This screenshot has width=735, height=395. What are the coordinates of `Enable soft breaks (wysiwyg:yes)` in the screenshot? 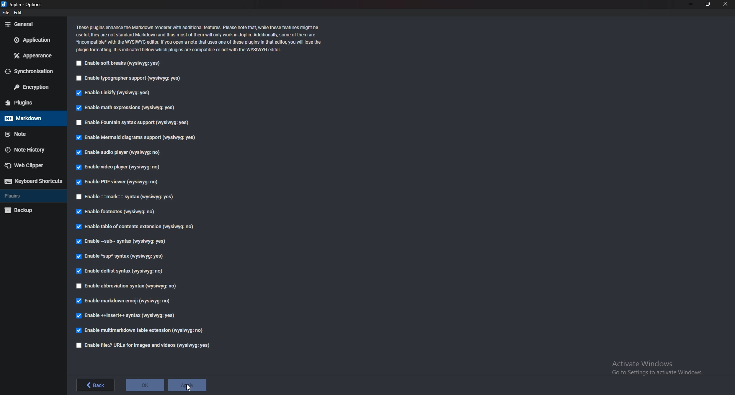 It's located at (121, 64).